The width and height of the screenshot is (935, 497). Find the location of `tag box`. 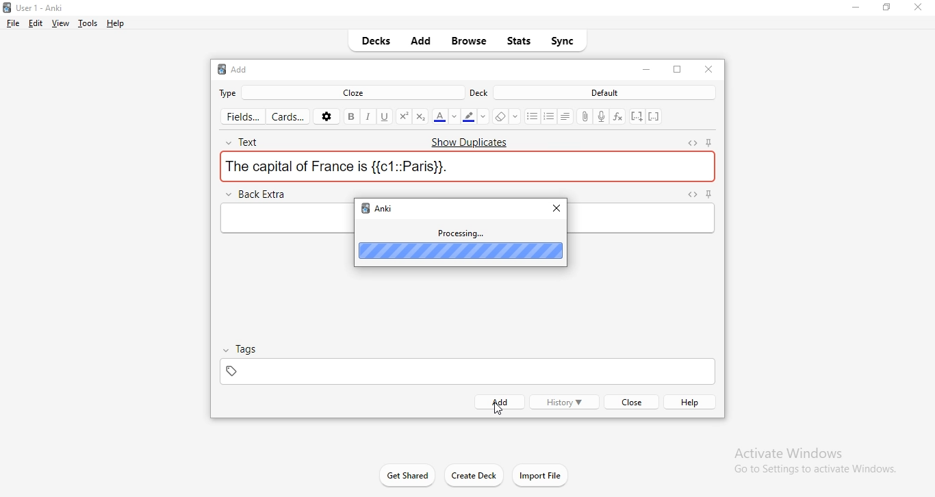

tag box is located at coordinates (464, 370).